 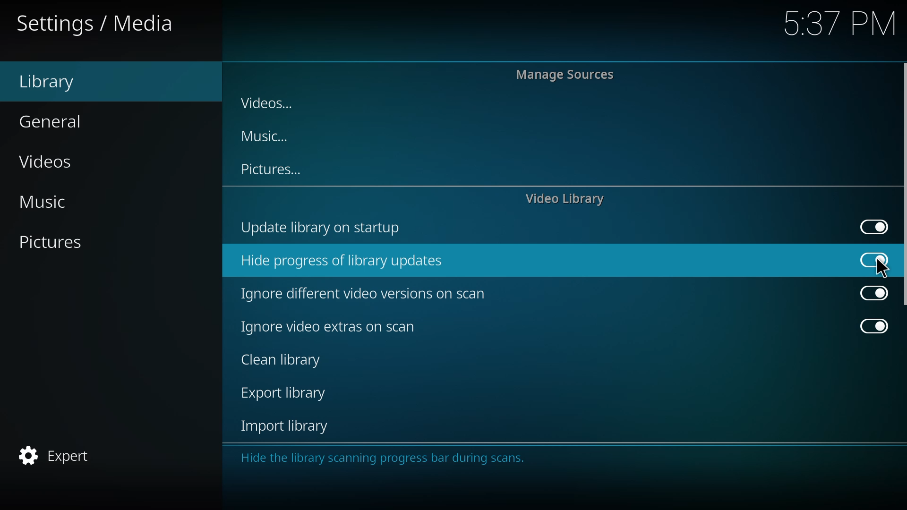 I want to click on update library on startup, so click(x=324, y=228).